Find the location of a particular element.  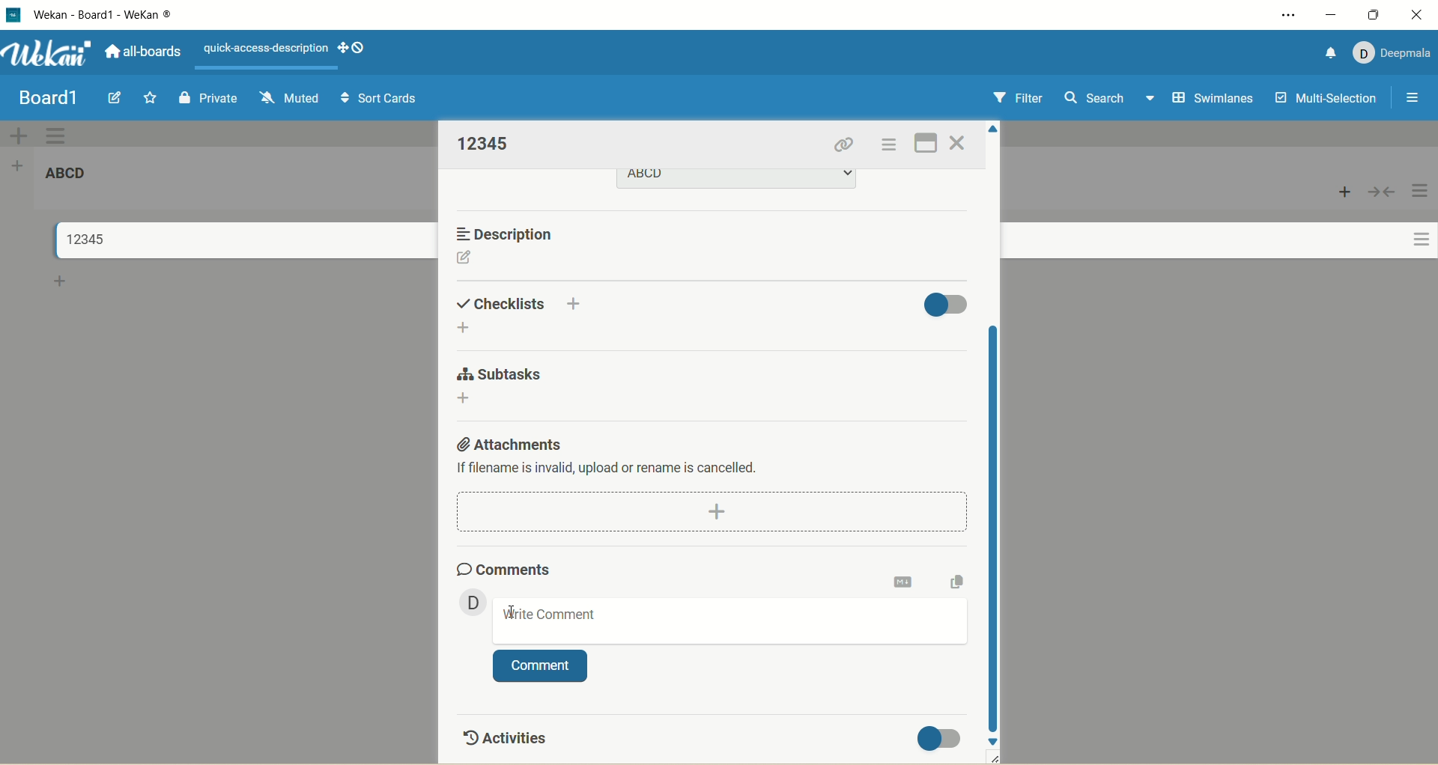

add card is located at coordinates (61, 284).